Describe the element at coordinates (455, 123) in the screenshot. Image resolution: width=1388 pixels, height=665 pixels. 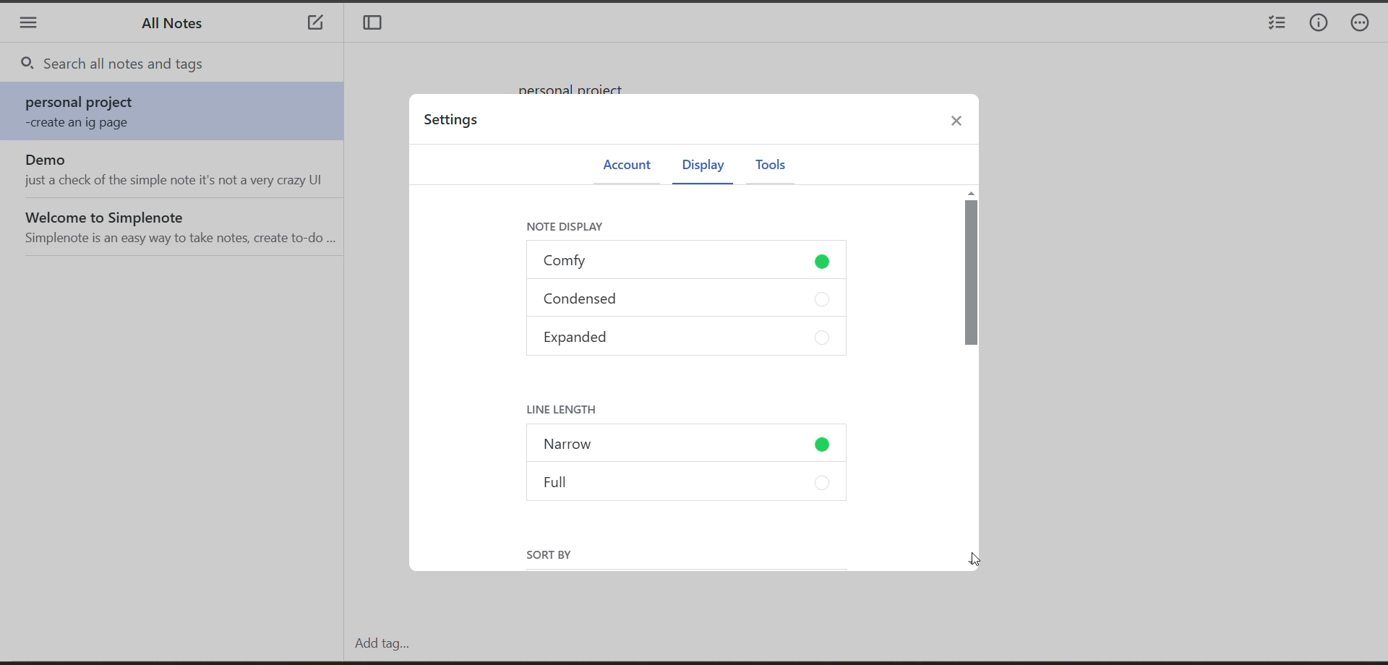
I see `settings` at that location.